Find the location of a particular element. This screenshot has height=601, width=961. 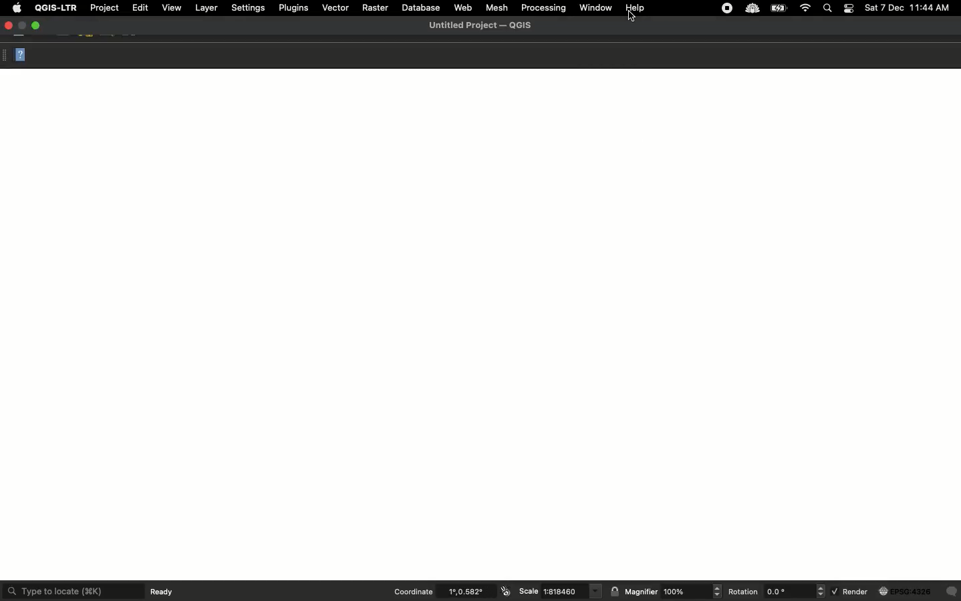

Help is located at coordinates (21, 55).